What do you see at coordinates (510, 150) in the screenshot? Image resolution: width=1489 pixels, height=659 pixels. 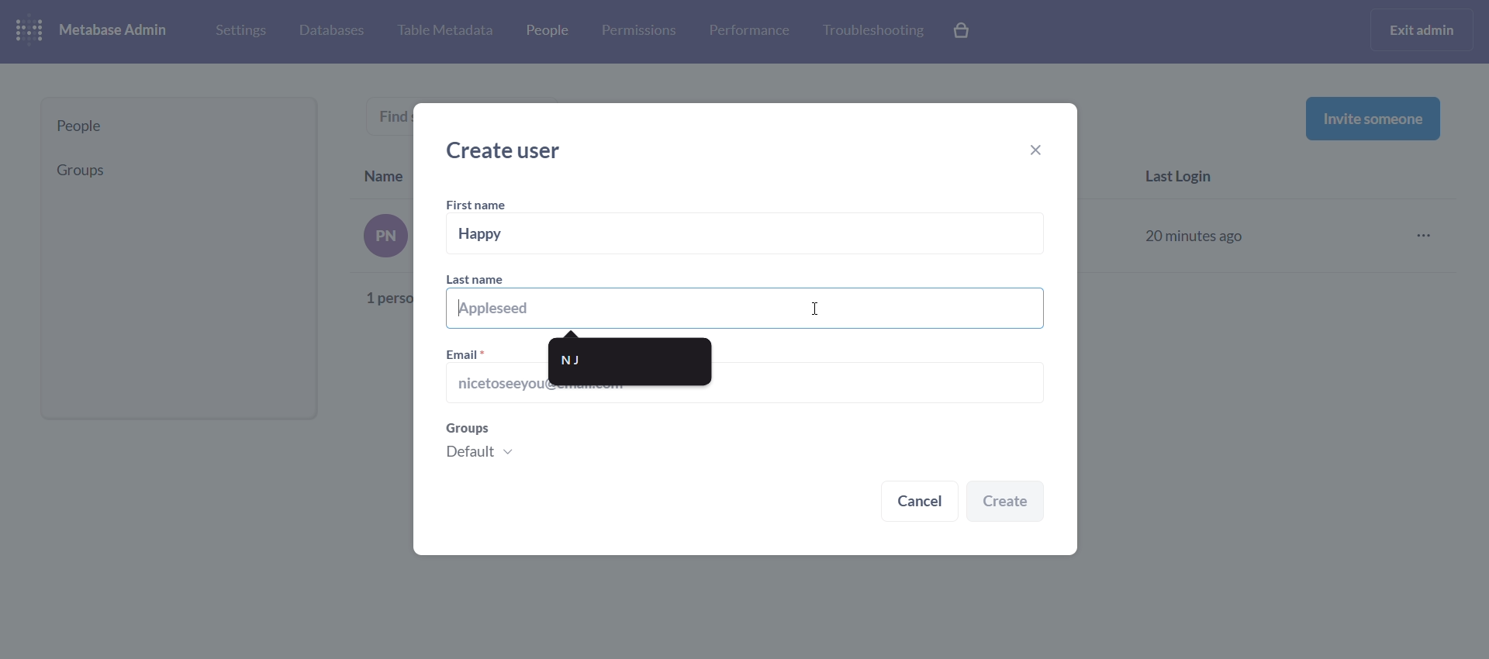 I see `create user` at bounding box center [510, 150].